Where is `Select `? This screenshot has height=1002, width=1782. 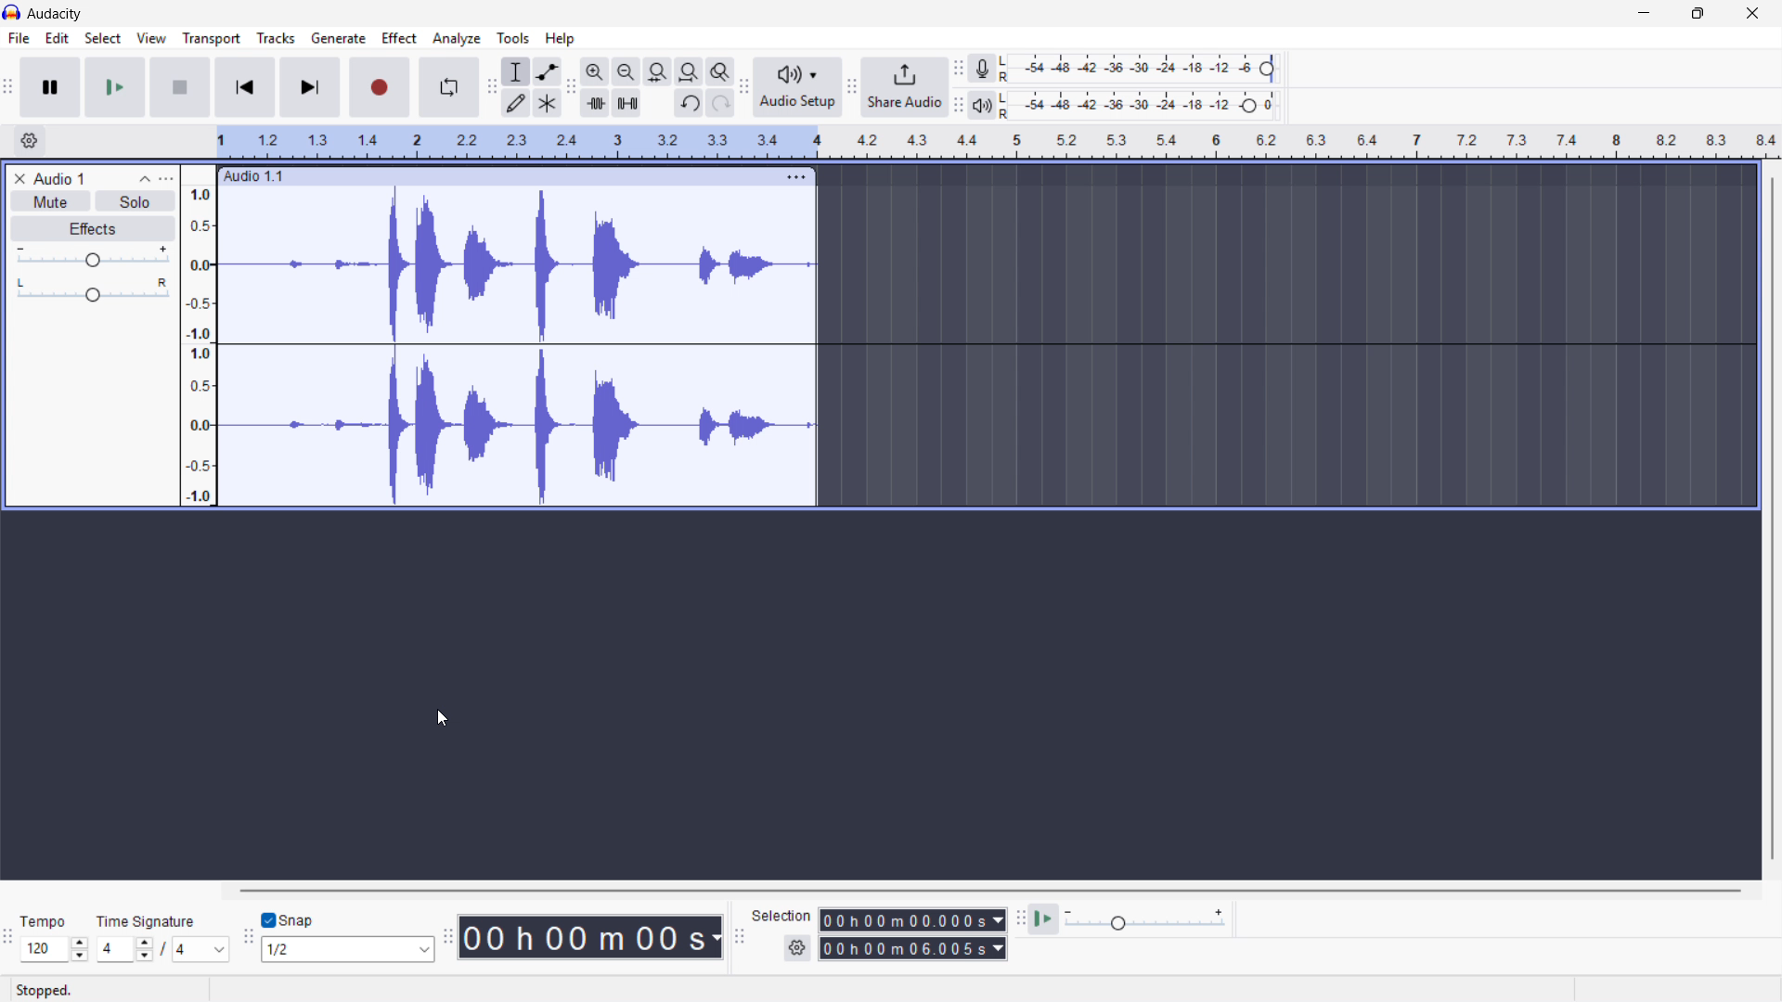
Select  is located at coordinates (102, 39).